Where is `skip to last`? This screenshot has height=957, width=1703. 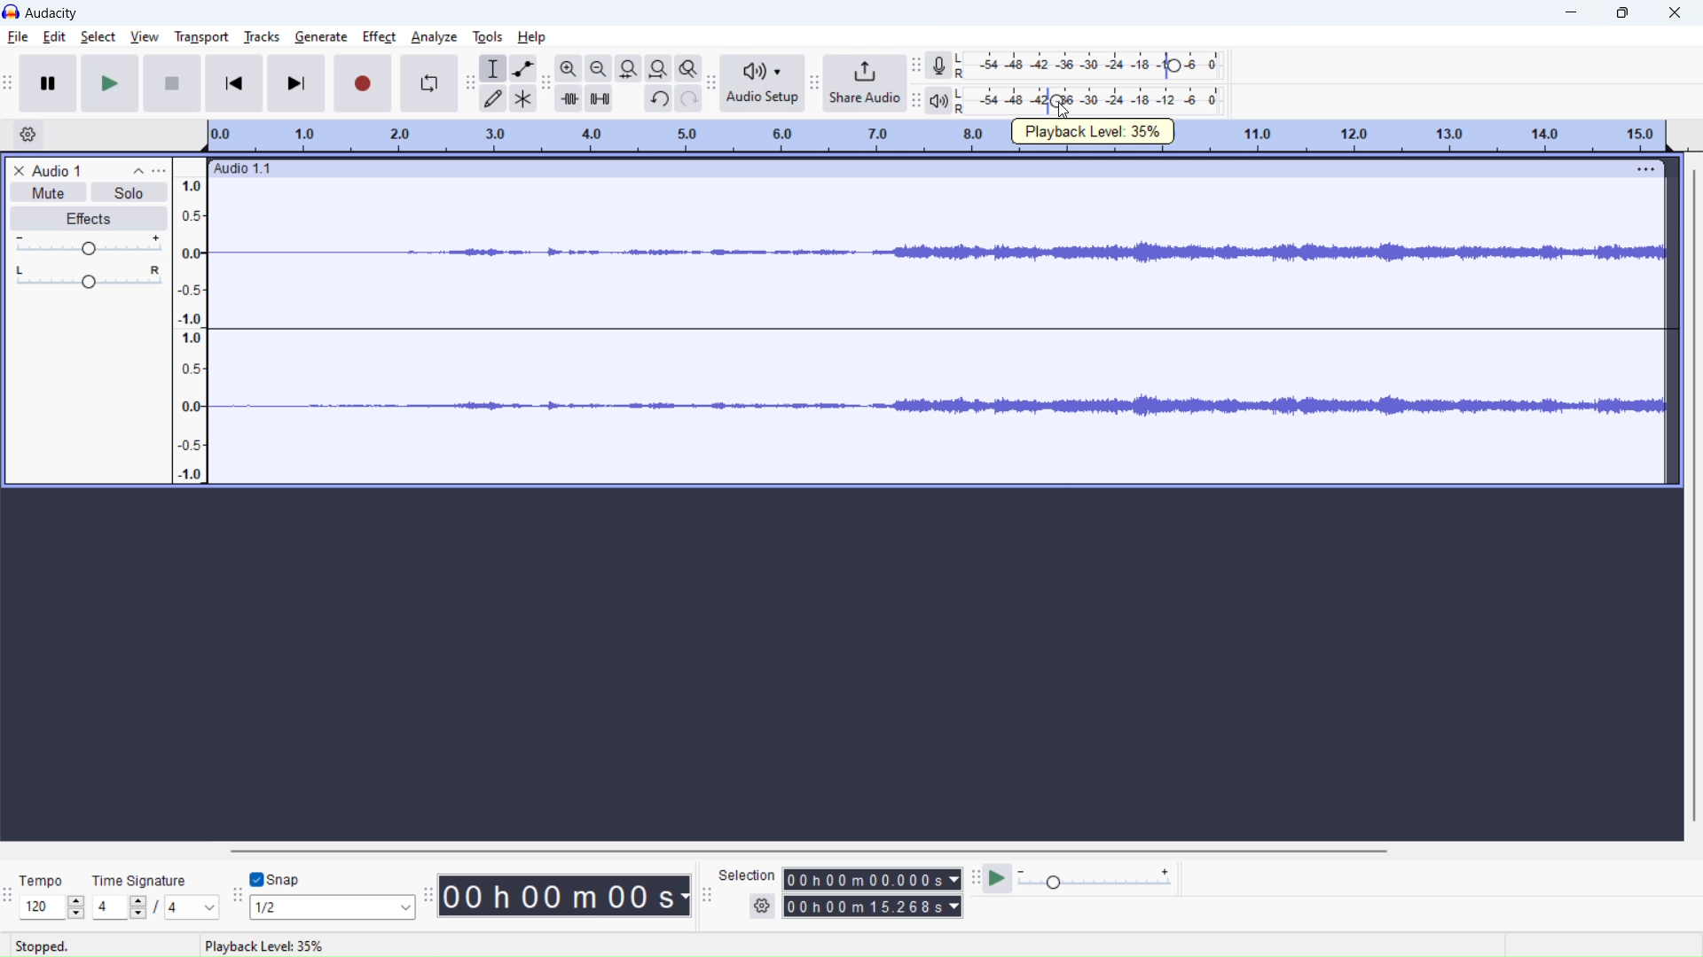 skip to last is located at coordinates (296, 83).